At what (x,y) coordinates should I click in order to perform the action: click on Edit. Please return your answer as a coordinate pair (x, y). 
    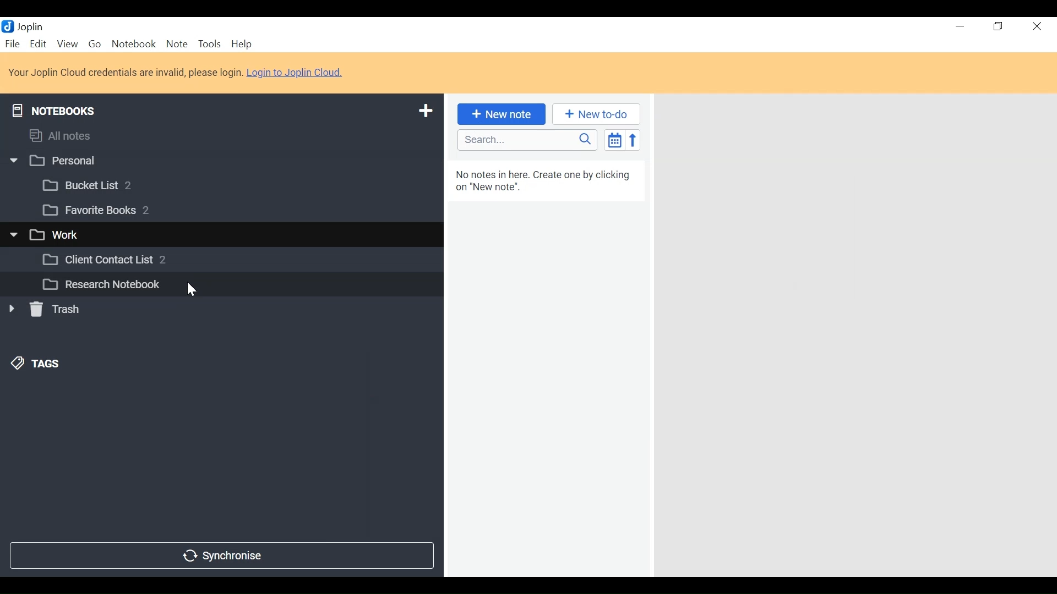
    Looking at the image, I should click on (39, 43).